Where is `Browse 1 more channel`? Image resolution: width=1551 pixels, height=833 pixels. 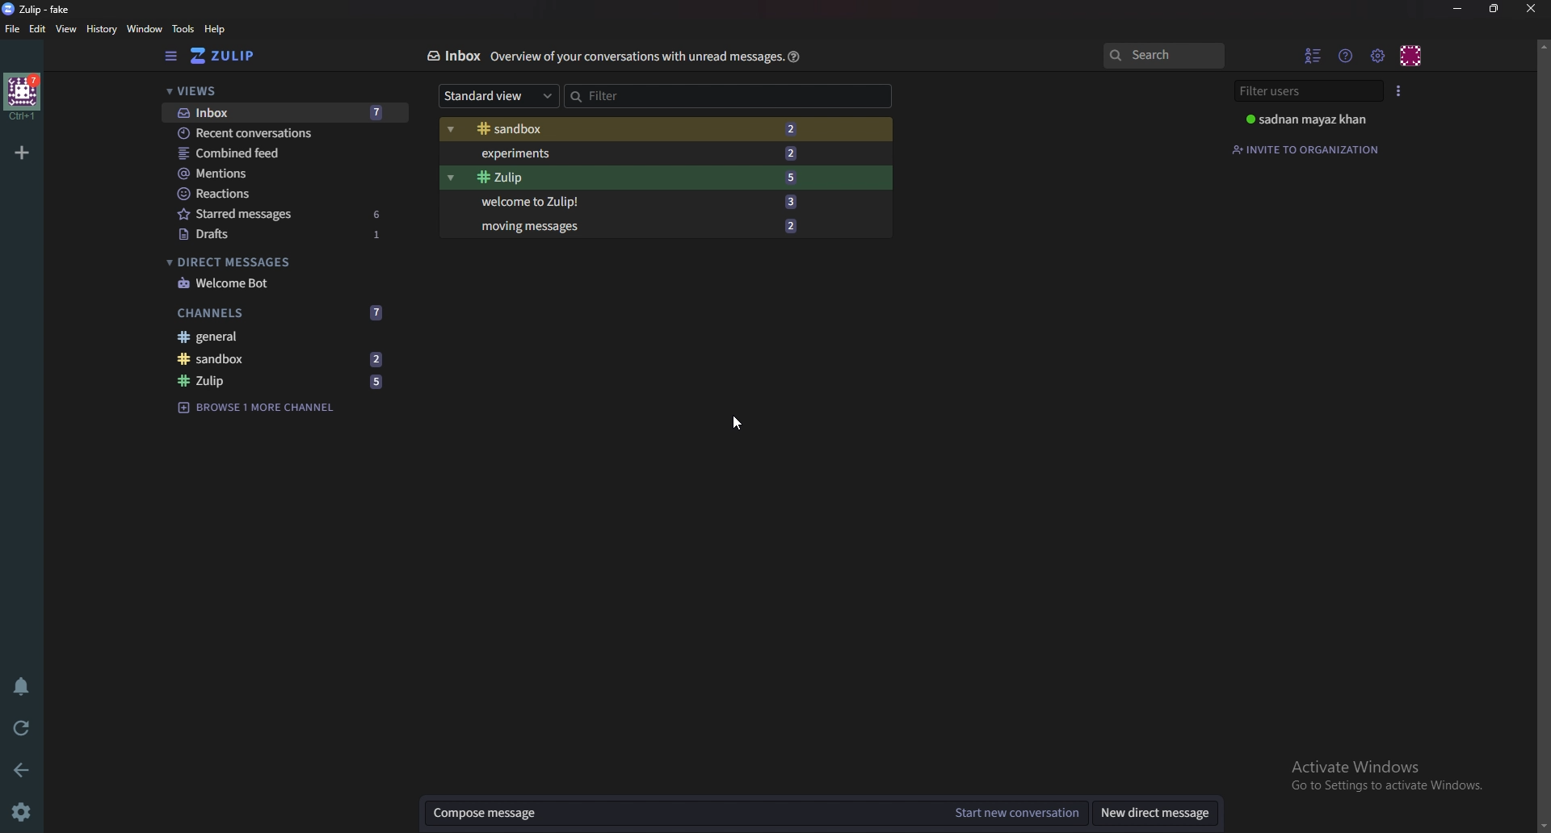
Browse 1 more channel is located at coordinates (267, 408).